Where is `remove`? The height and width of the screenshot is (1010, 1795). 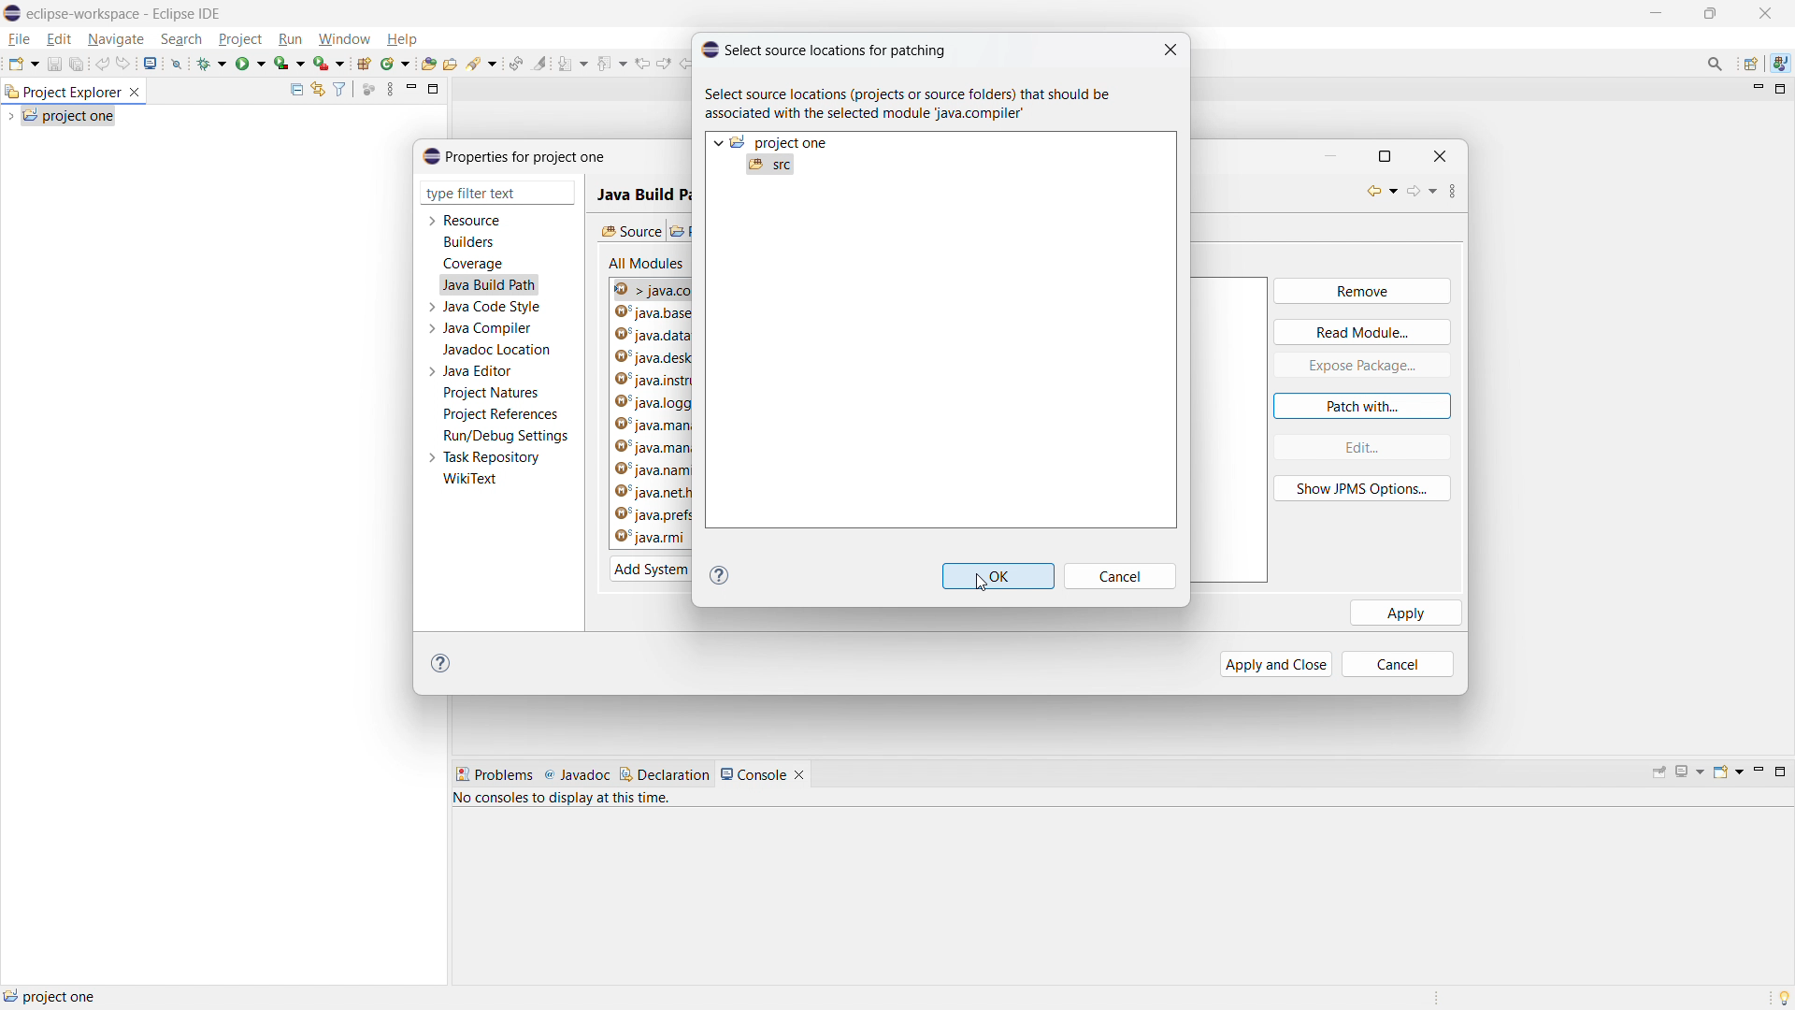 remove is located at coordinates (1361, 292).